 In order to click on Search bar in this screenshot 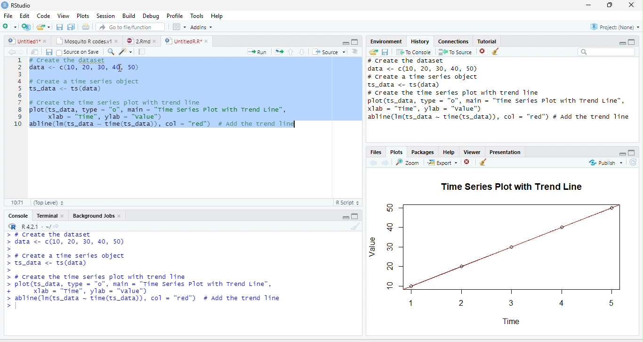, I will do `click(606, 52)`.